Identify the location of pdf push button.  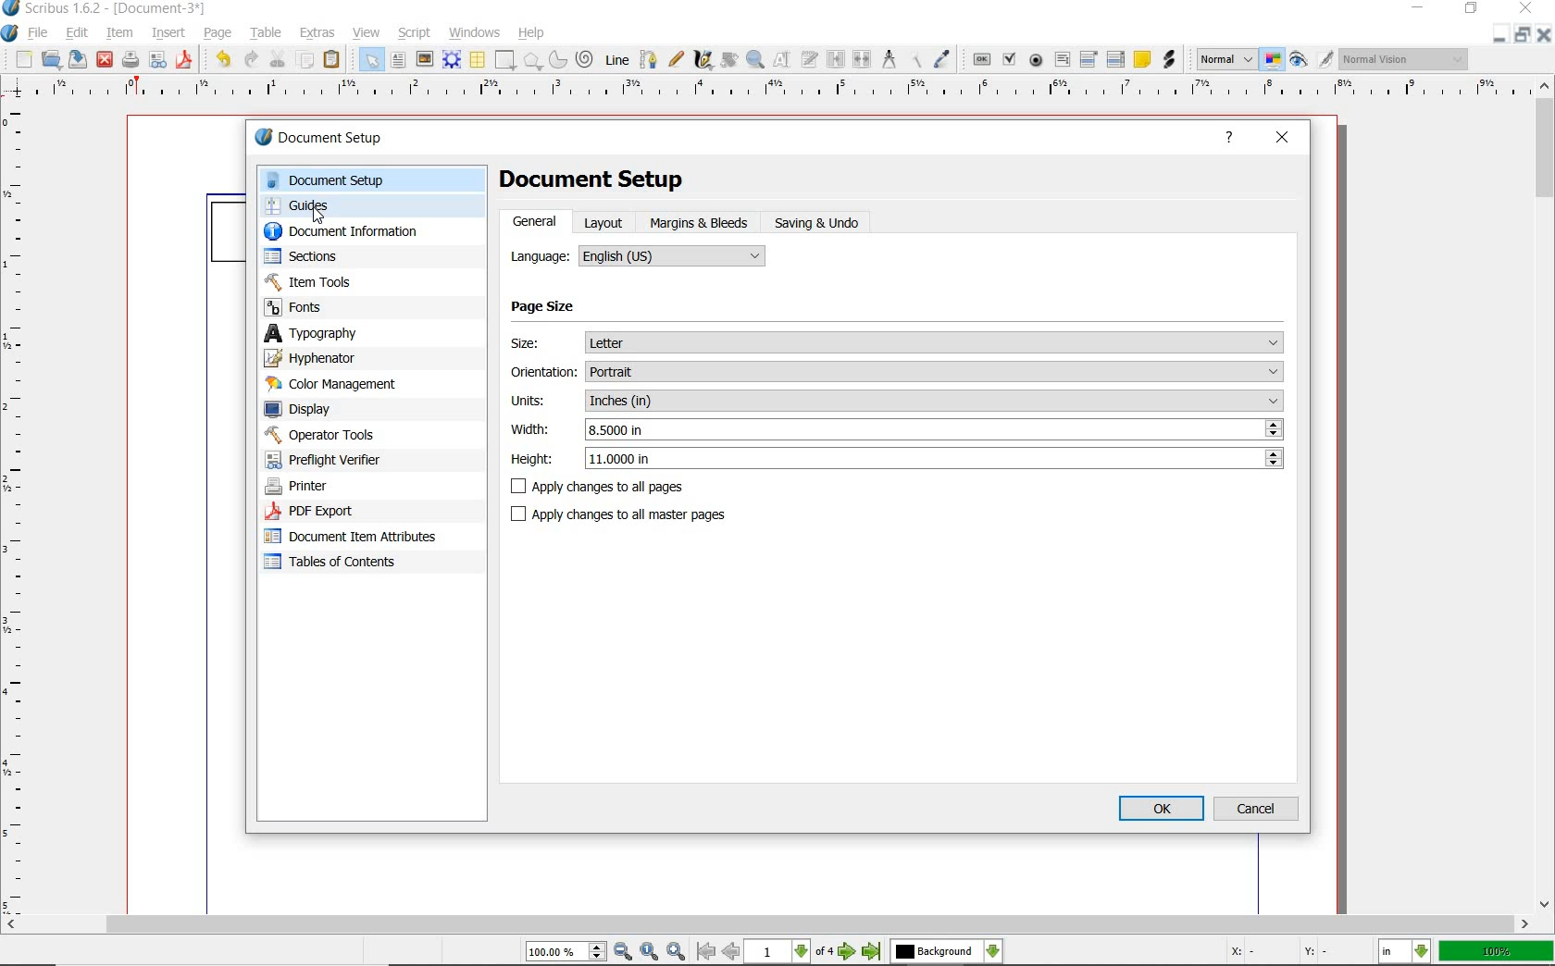
(981, 58).